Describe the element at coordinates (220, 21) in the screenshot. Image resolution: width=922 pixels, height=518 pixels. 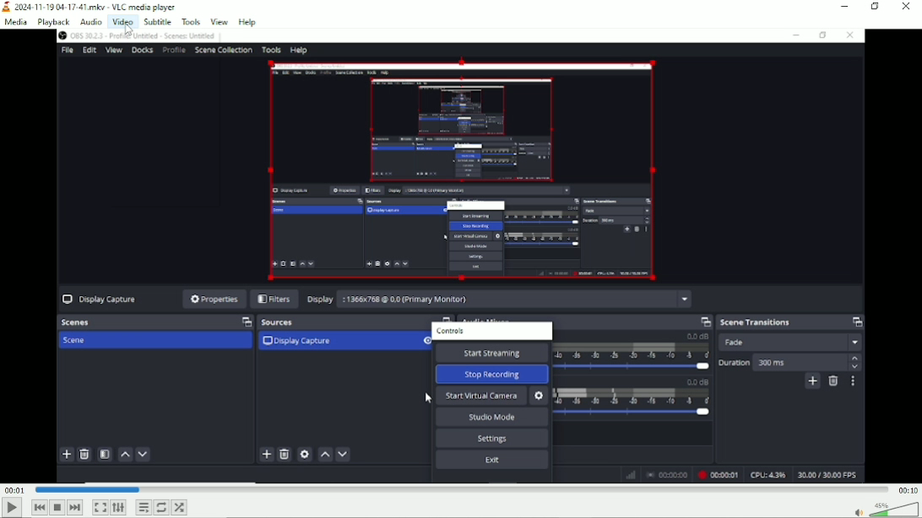
I see `view` at that location.